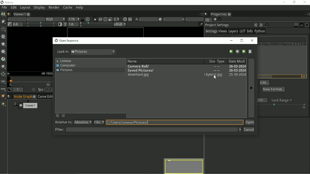 The image size is (310, 174). Describe the element at coordinates (301, 25) in the screenshot. I see `Maximize` at that location.